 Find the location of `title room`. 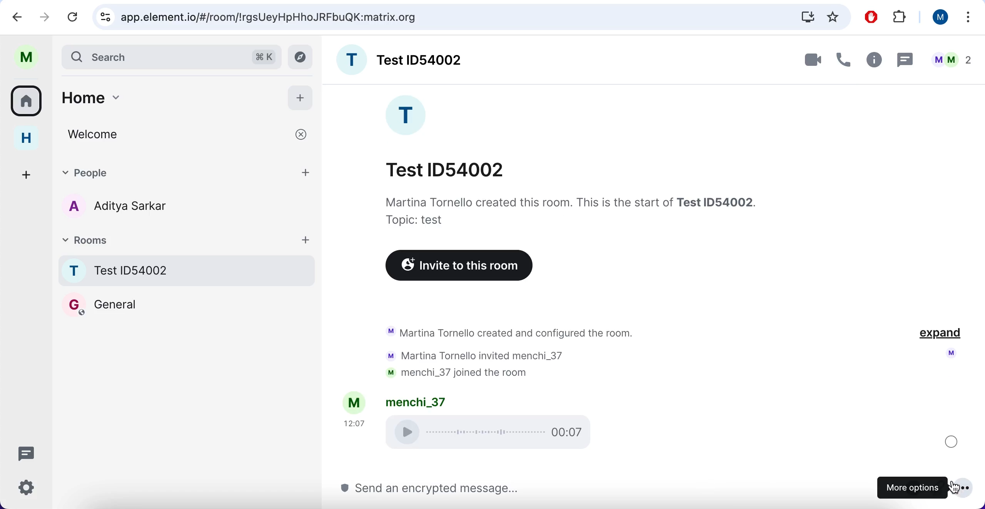

title room is located at coordinates (422, 60).